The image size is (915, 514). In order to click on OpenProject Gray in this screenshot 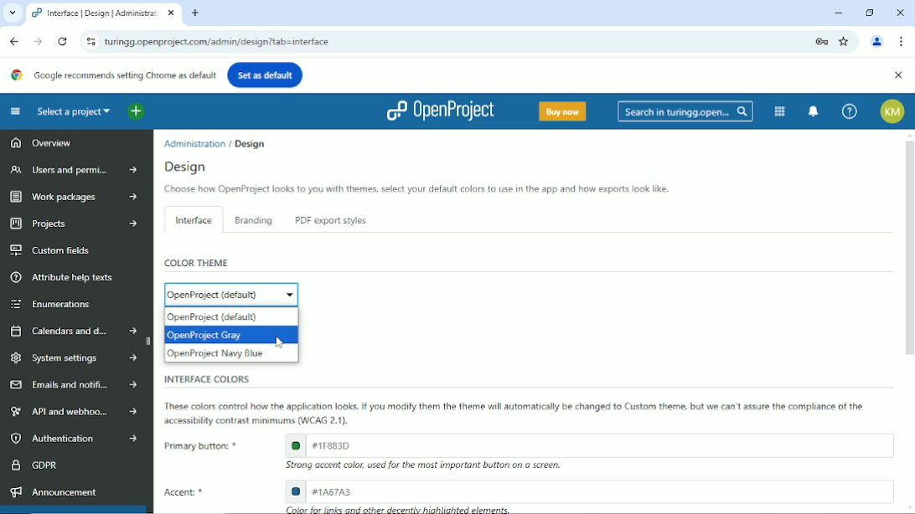, I will do `click(230, 336)`.